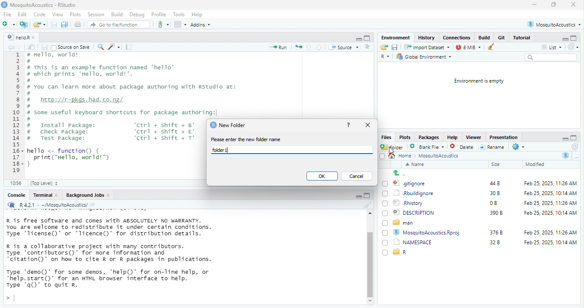 The width and height of the screenshot is (584, 308). I want to click on checkbox, so click(386, 243).